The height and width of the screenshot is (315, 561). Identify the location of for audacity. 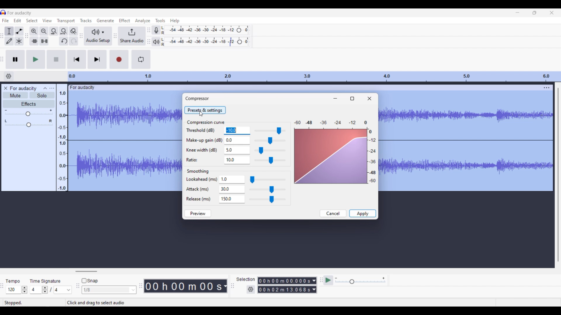
(83, 87).